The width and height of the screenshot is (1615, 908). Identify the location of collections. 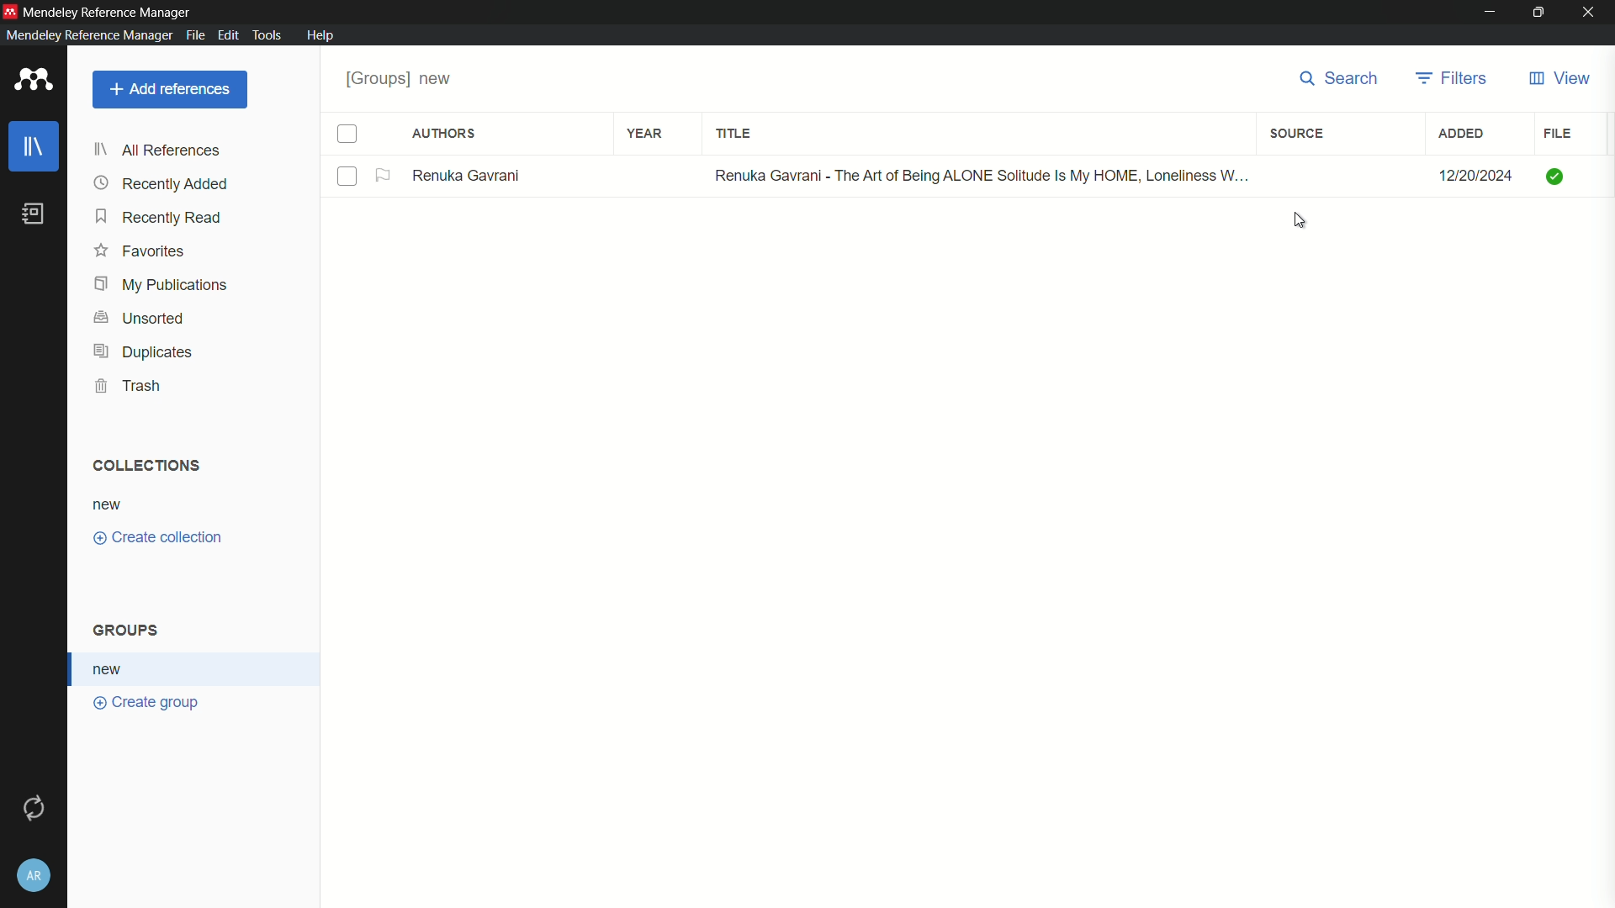
(147, 466).